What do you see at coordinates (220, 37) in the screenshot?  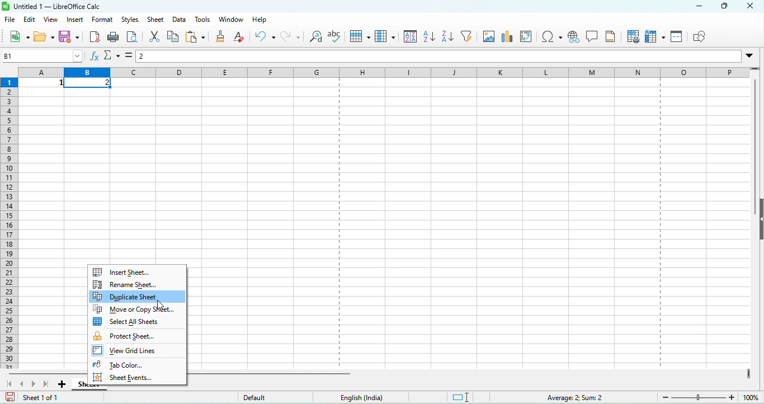 I see `clone formatting` at bounding box center [220, 37].